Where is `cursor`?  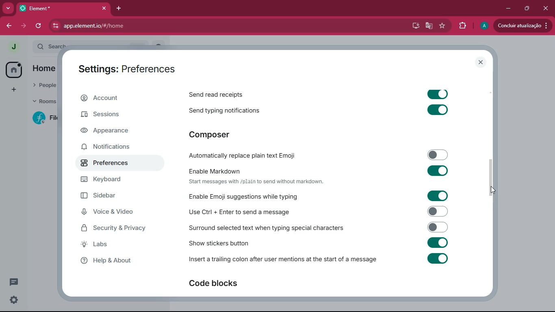
cursor is located at coordinates (492, 191).